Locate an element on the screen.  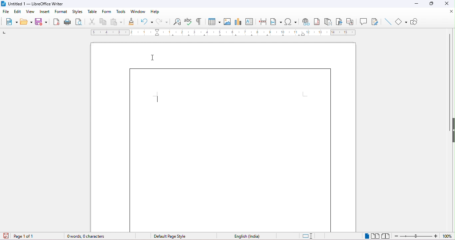
chart is located at coordinates (238, 21).